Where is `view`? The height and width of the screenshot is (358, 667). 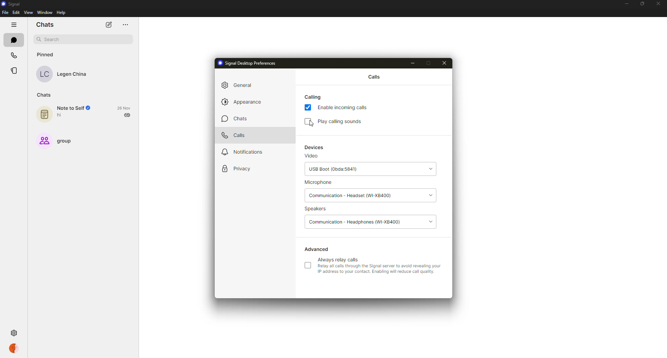 view is located at coordinates (30, 13).